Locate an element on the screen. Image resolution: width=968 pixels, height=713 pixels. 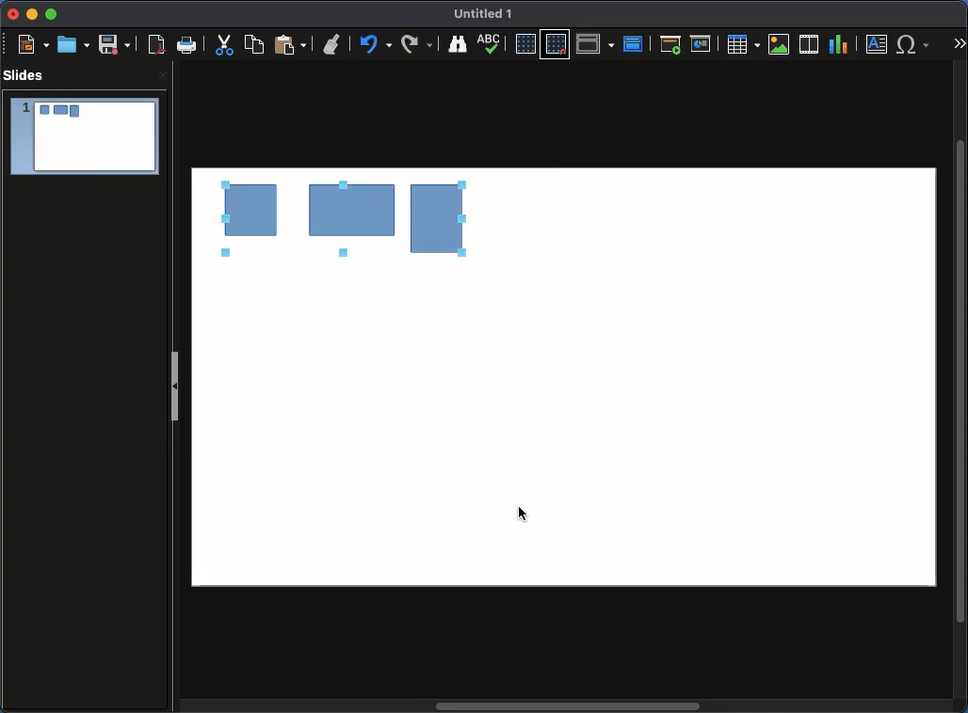
Export directly as PDF is located at coordinates (153, 45).